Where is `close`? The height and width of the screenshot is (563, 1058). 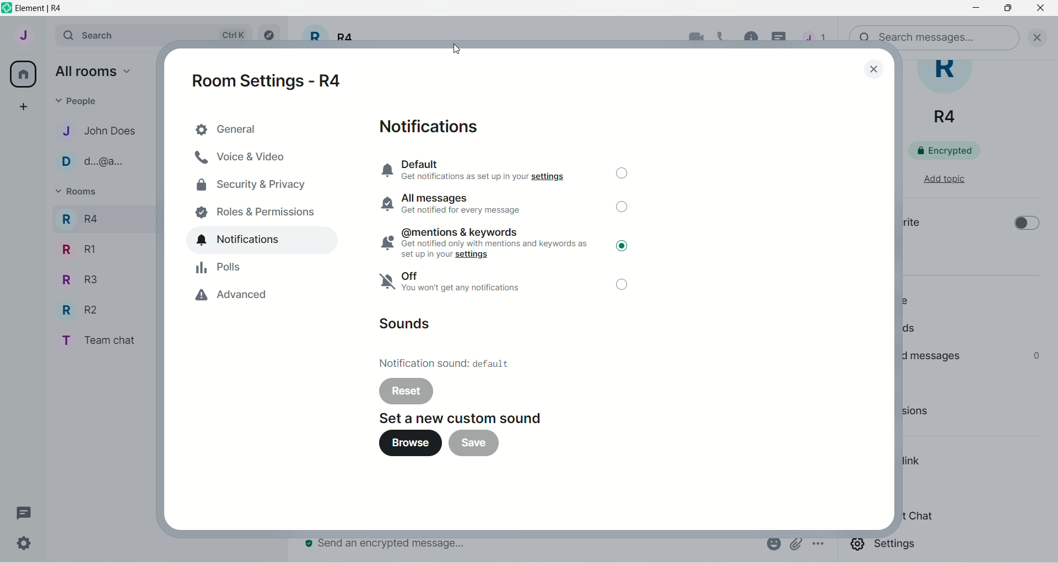 close is located at coordinates (1040, 10).